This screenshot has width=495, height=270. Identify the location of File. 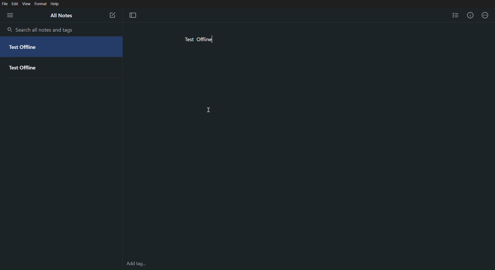
(5, 3).